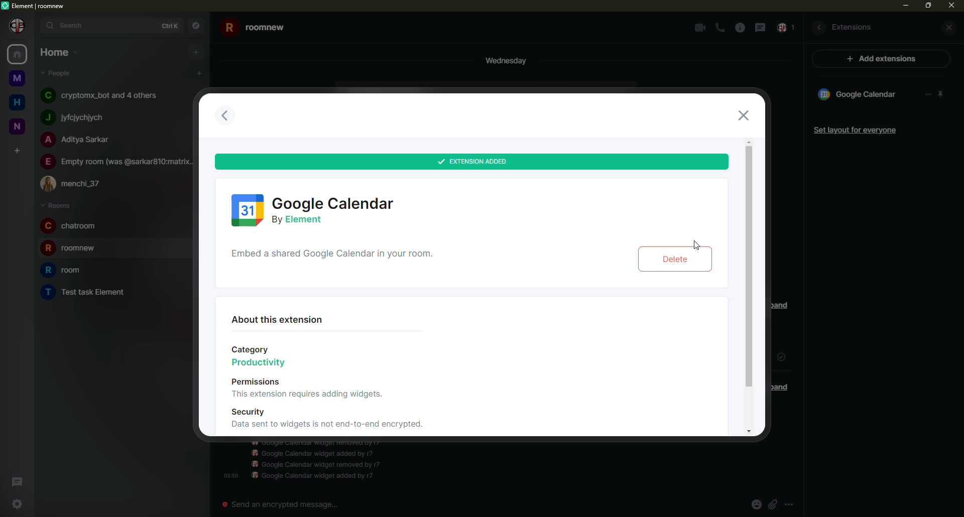 Image resolution: width=964 pixels, height=517 pixels. I want to click on room, so click(87, 292).